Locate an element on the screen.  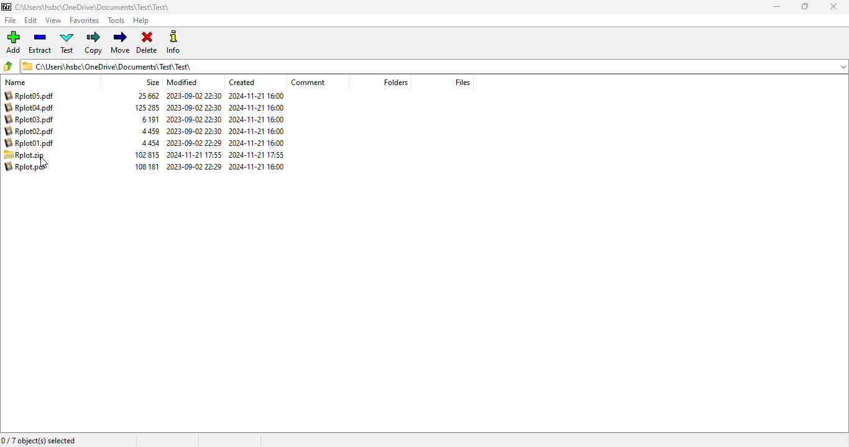
info is located at coordinates (173, 42).